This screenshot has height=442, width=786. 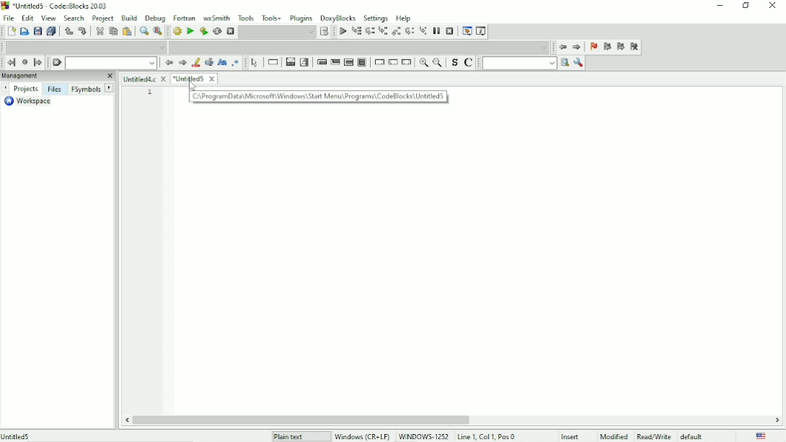 What do you see at coordinates (692, 436) in the screenshot?
I see `defualt` at bounding box center [692, 436].